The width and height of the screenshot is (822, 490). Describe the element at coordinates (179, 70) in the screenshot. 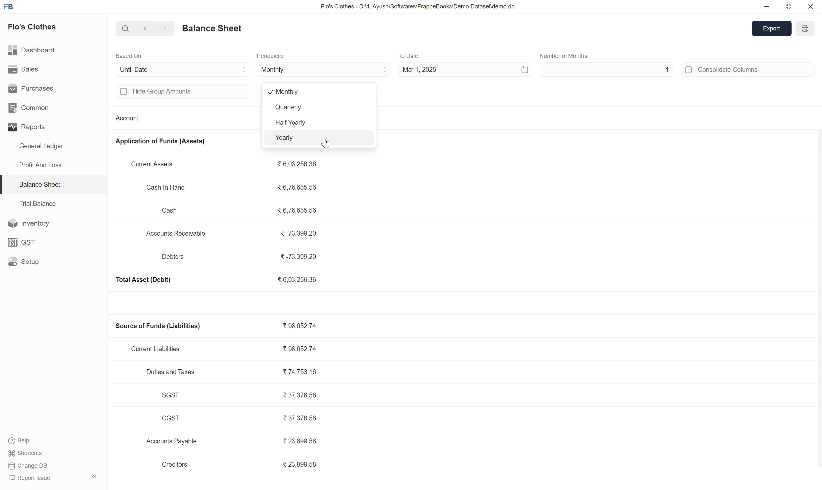

I see `Until Date` at that location.